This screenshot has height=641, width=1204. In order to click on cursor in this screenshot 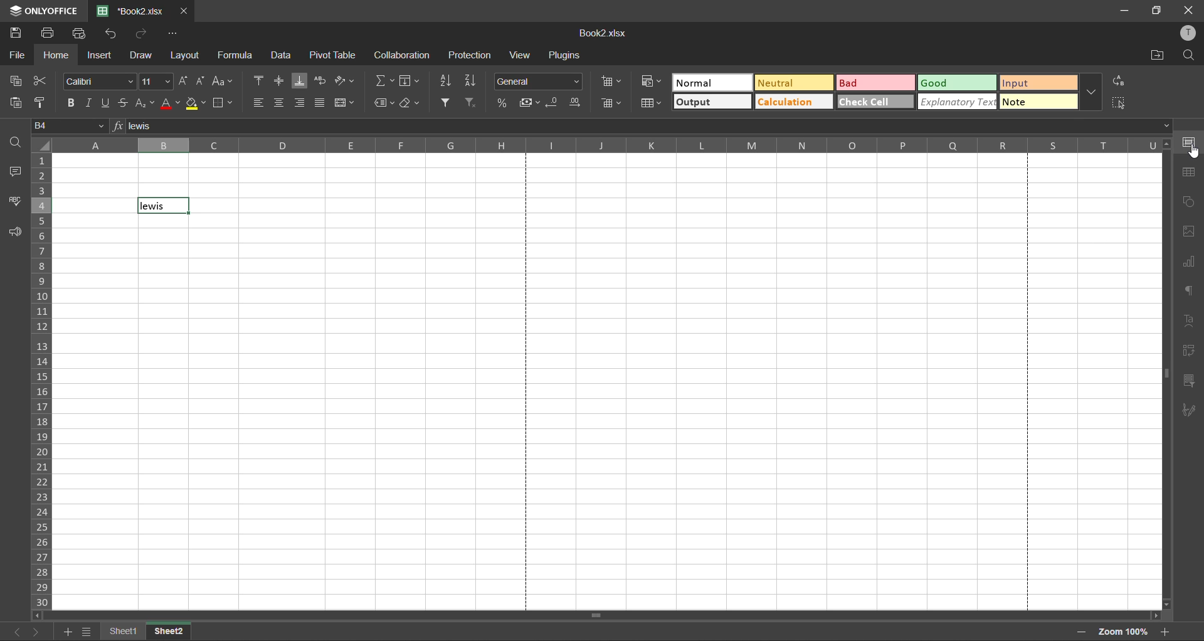, I will do `click(1195, 153)`.